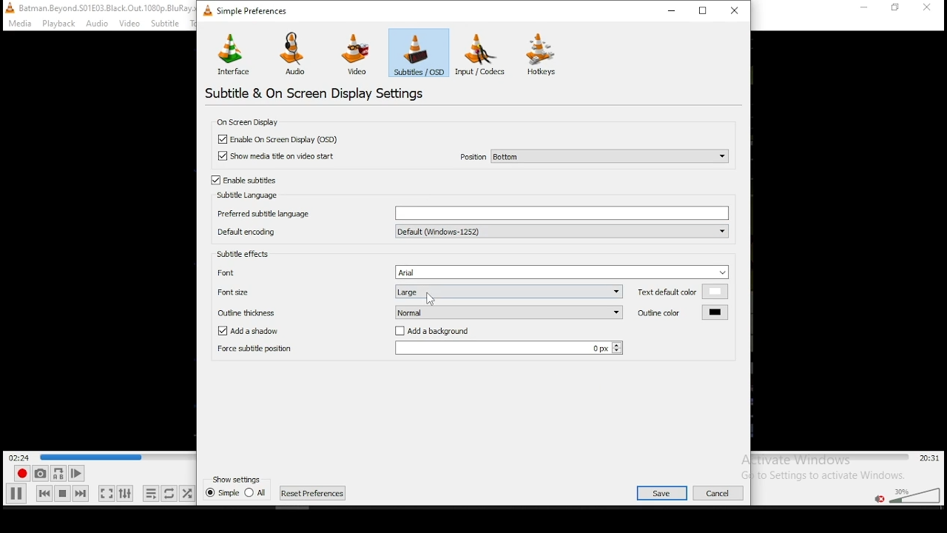  Describe the element at coordinates (16, 494) in the screenshot. I see `play/pause` at that location.